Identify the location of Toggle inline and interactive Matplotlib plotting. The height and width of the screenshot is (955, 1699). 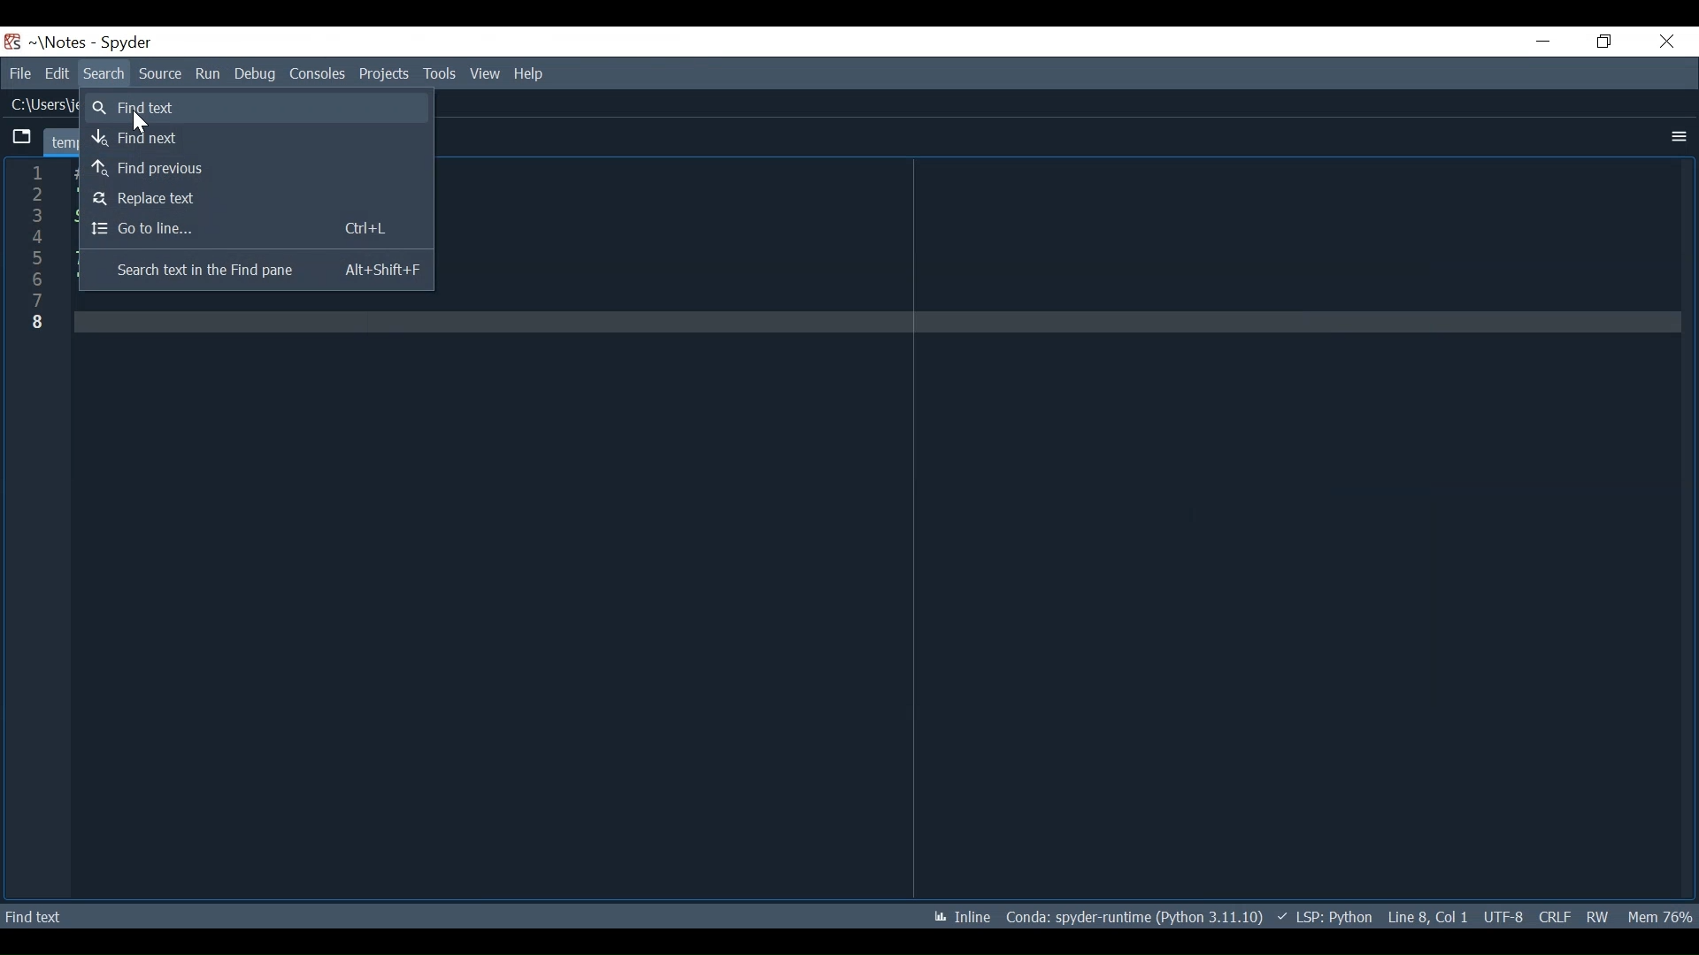
(965, 919).